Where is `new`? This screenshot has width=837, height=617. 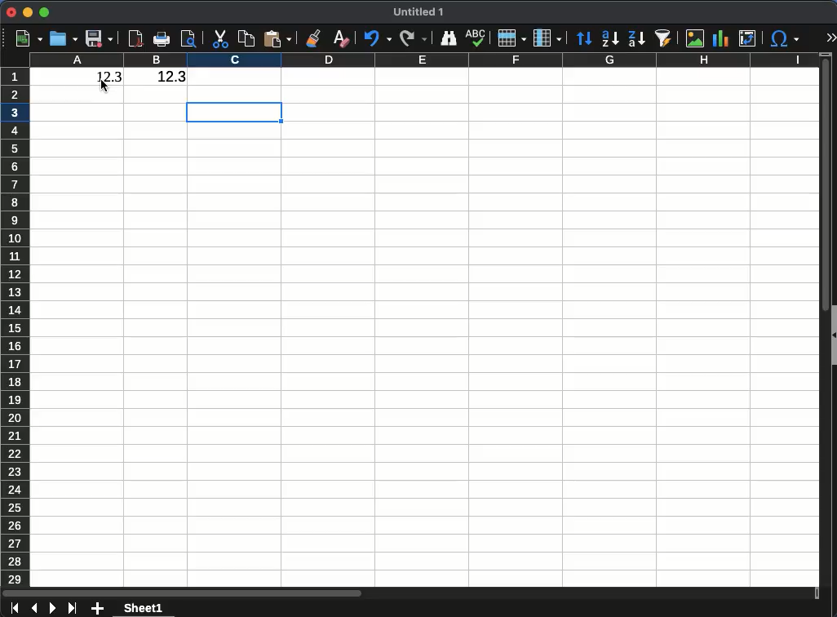 new is located at coordinates (29, 38).